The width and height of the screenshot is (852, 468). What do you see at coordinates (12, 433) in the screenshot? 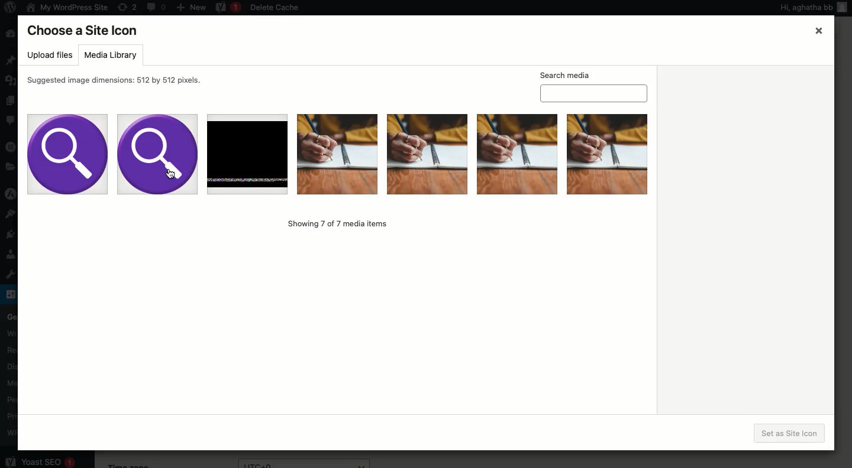
I see `WP Super Cache` at bounding box center [12, 433].